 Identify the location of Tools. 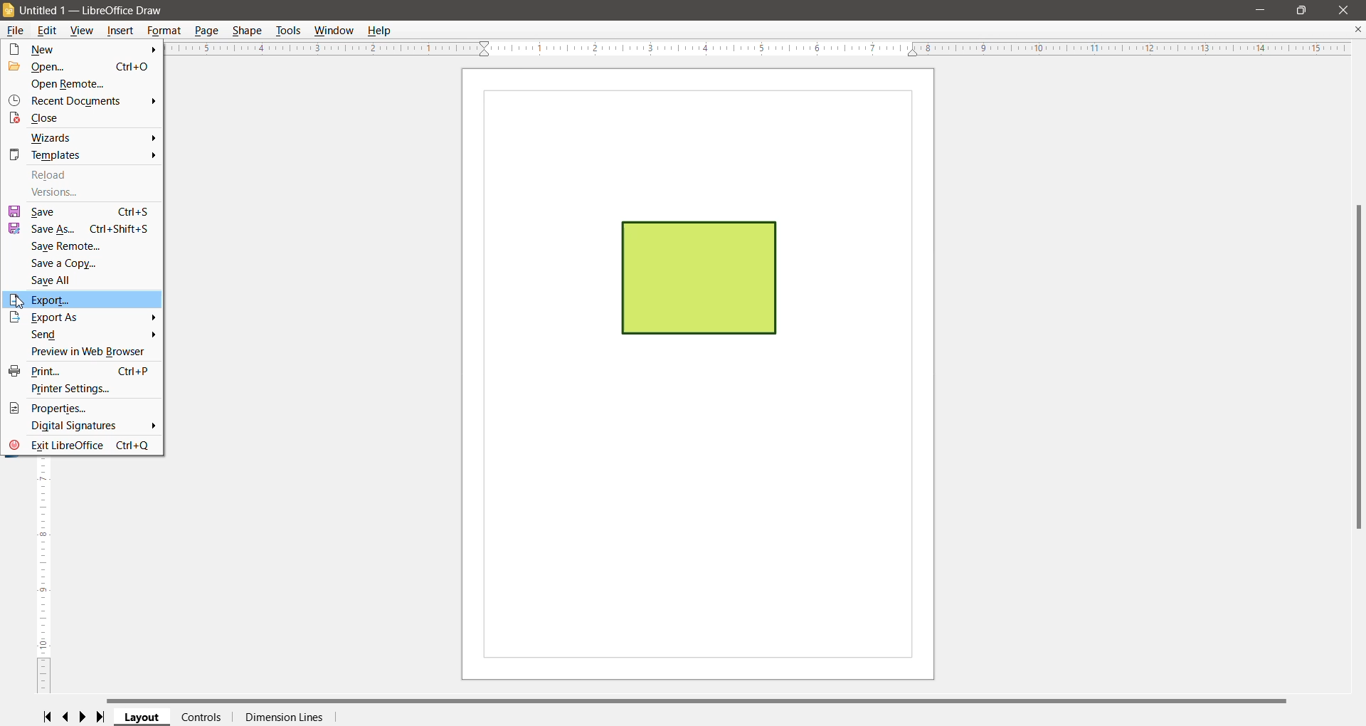
(287, 31).